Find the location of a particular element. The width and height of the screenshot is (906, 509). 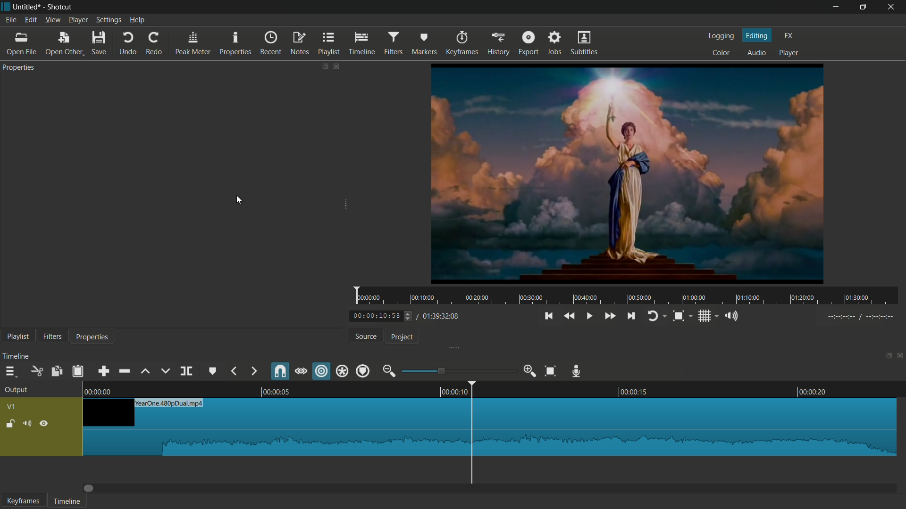

next marker is located at coordinates (253, 371).